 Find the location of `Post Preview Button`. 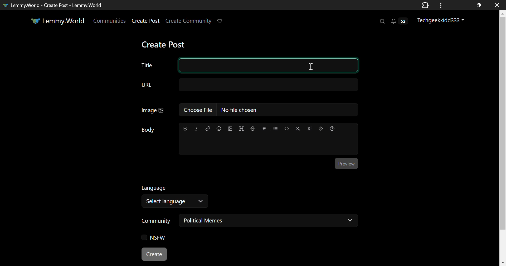

Post Preview Button is located at coordinates (347, 164).